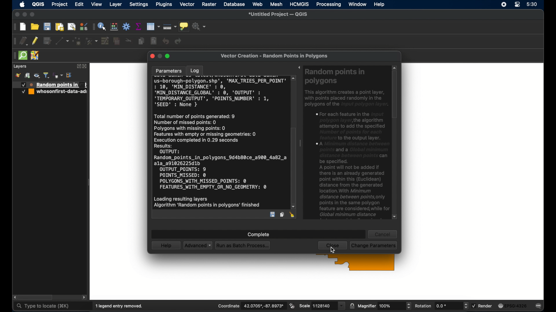 This screenshot has height=312, width=556. I want to click on redo, so click(178, 42).